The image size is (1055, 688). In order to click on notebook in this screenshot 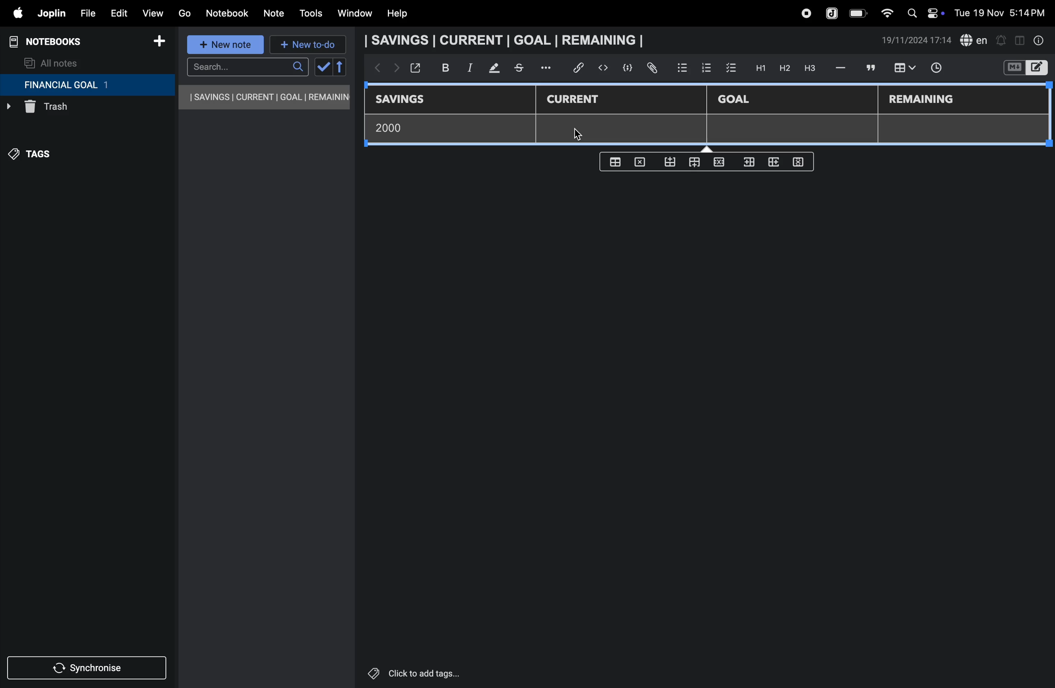, I will do `click(227, 13)`.